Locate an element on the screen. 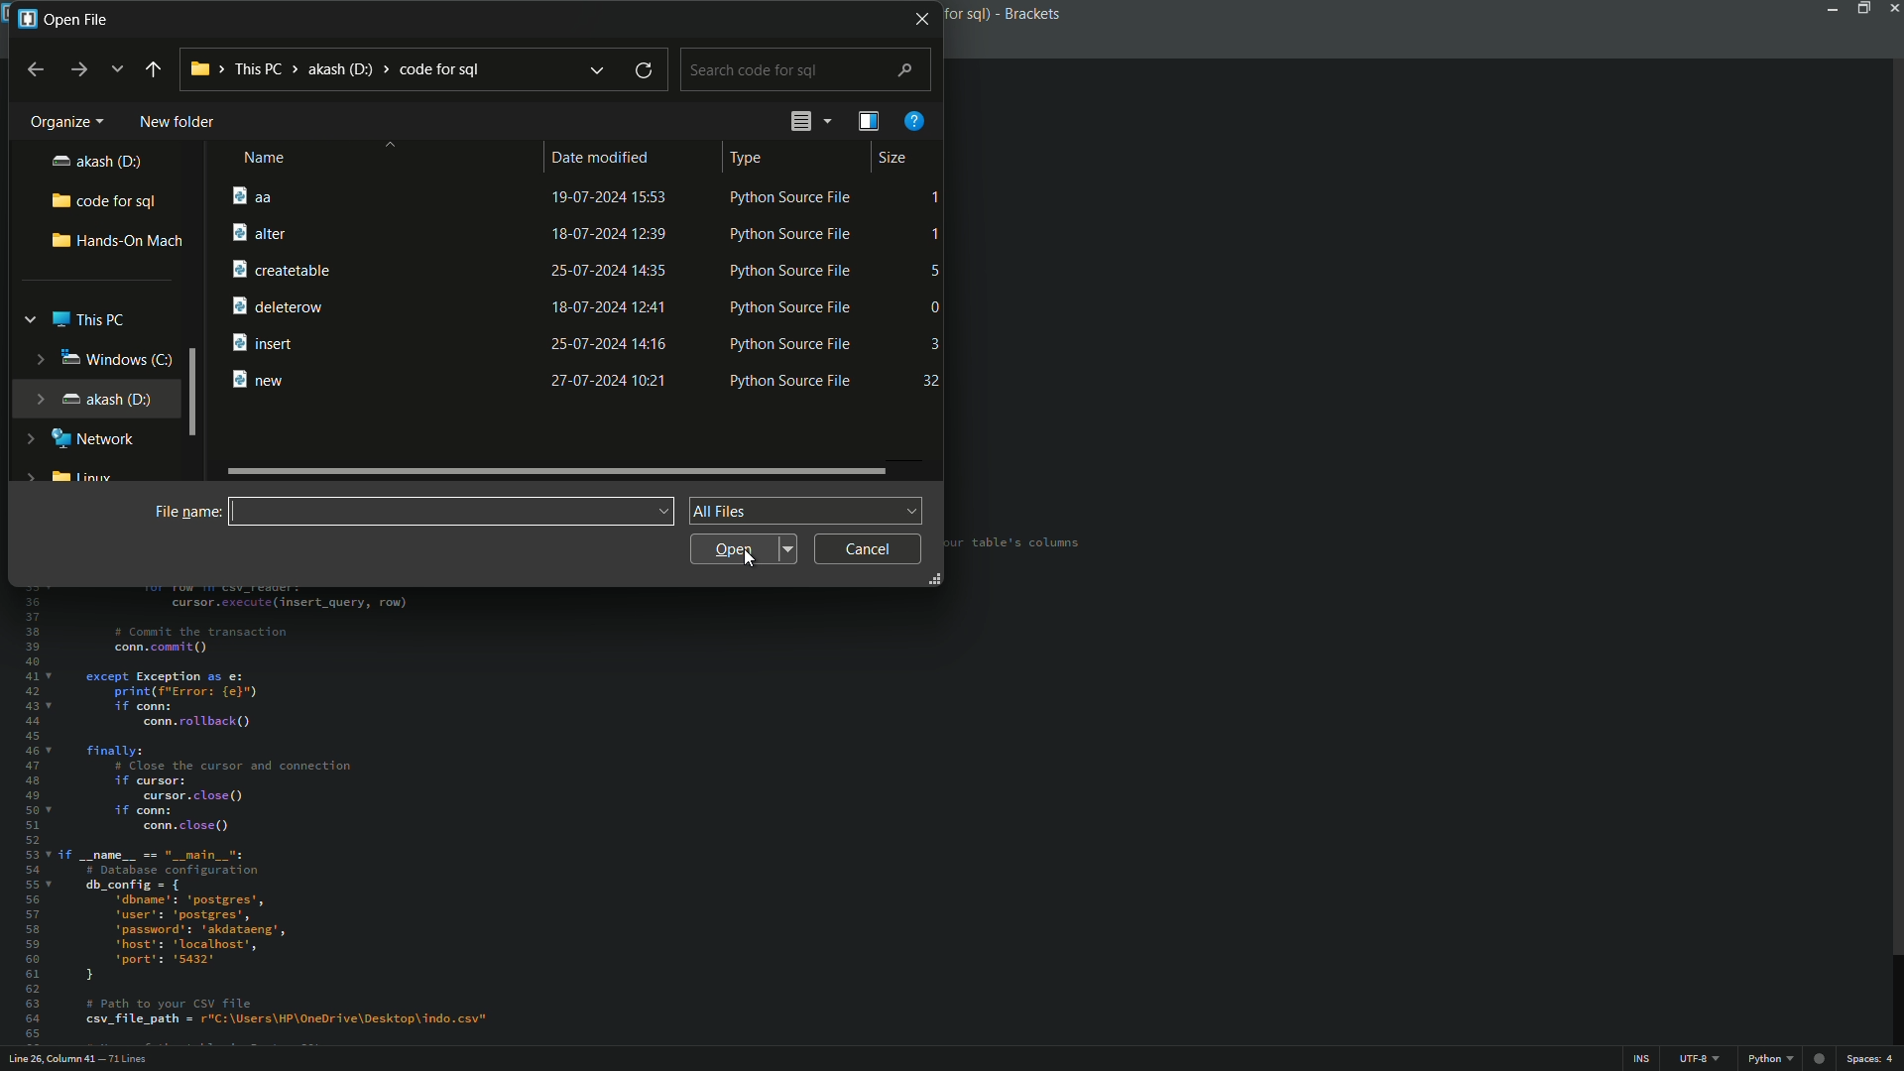 The height and width of the screenshot is (1071, 1904). scroll bar is located at coordinates (198, 391).